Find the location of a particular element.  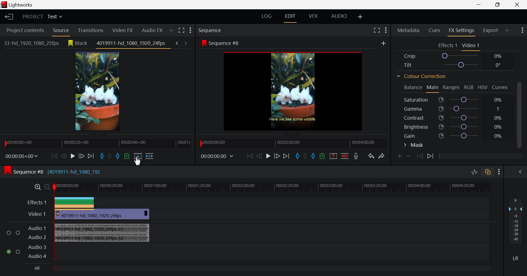

Clip Preview is located at coordinates (100, 92).